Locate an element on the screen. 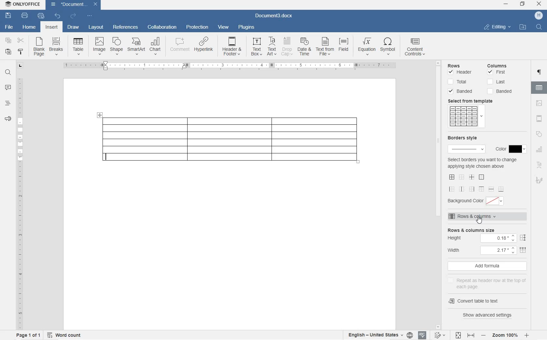 This screenshot has width=547, height=340. TABLE SETTINGS is located at coordinates (539, 88).